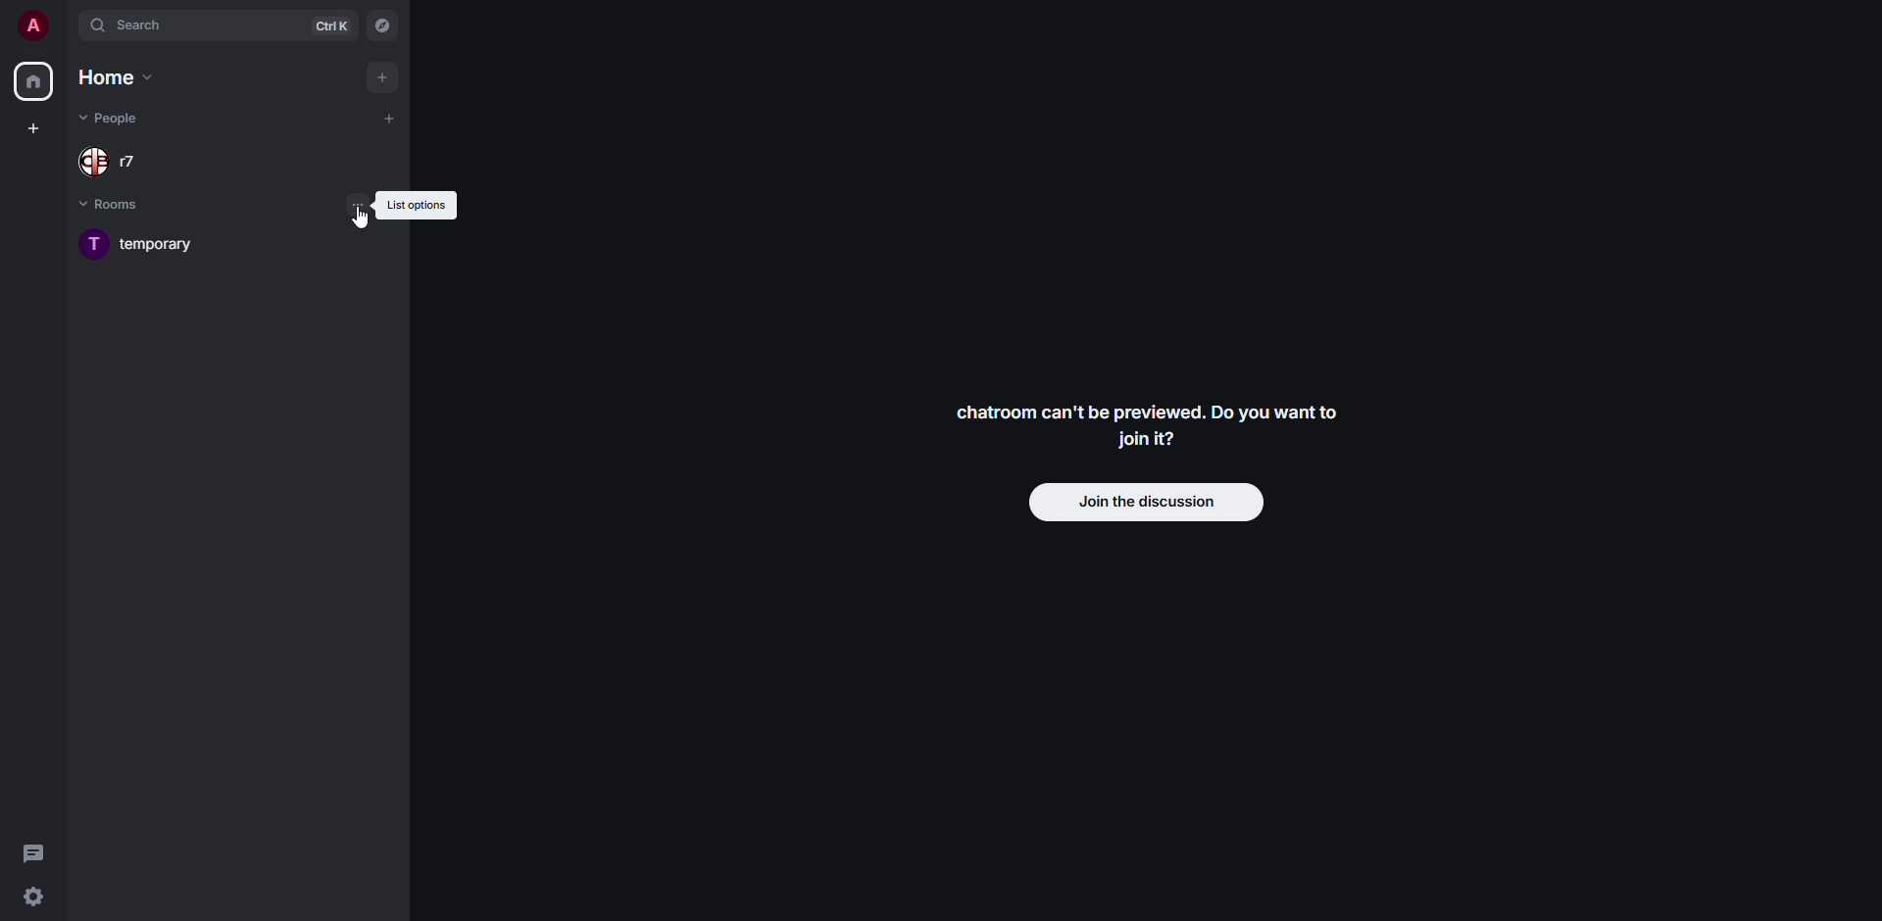 This screenshot has height=921, width=1882. What do you see at coordinates (31, 26) in the screenshot?
I see `profile` at bounding box center [31, 26].